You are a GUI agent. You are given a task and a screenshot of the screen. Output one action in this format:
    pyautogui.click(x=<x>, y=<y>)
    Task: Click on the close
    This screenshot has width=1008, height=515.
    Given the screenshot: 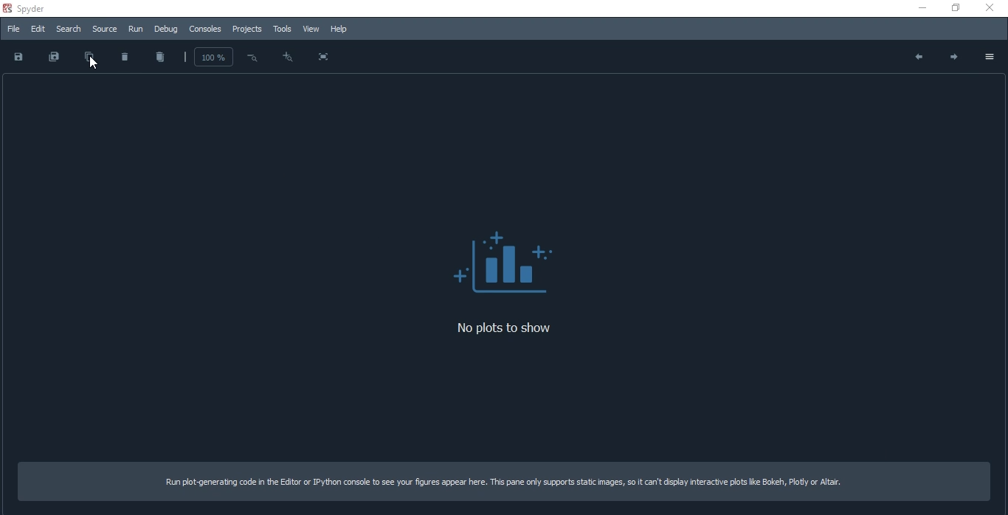 What is the action you would take?
    pyautogui.click(x=987, y=7)
    